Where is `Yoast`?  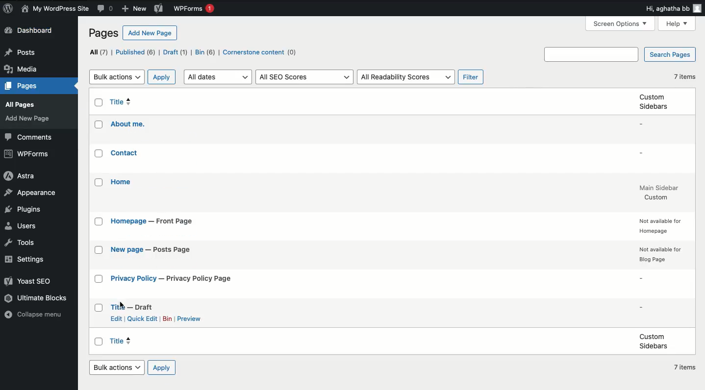 Yoast is located at coordinates (158, 9).